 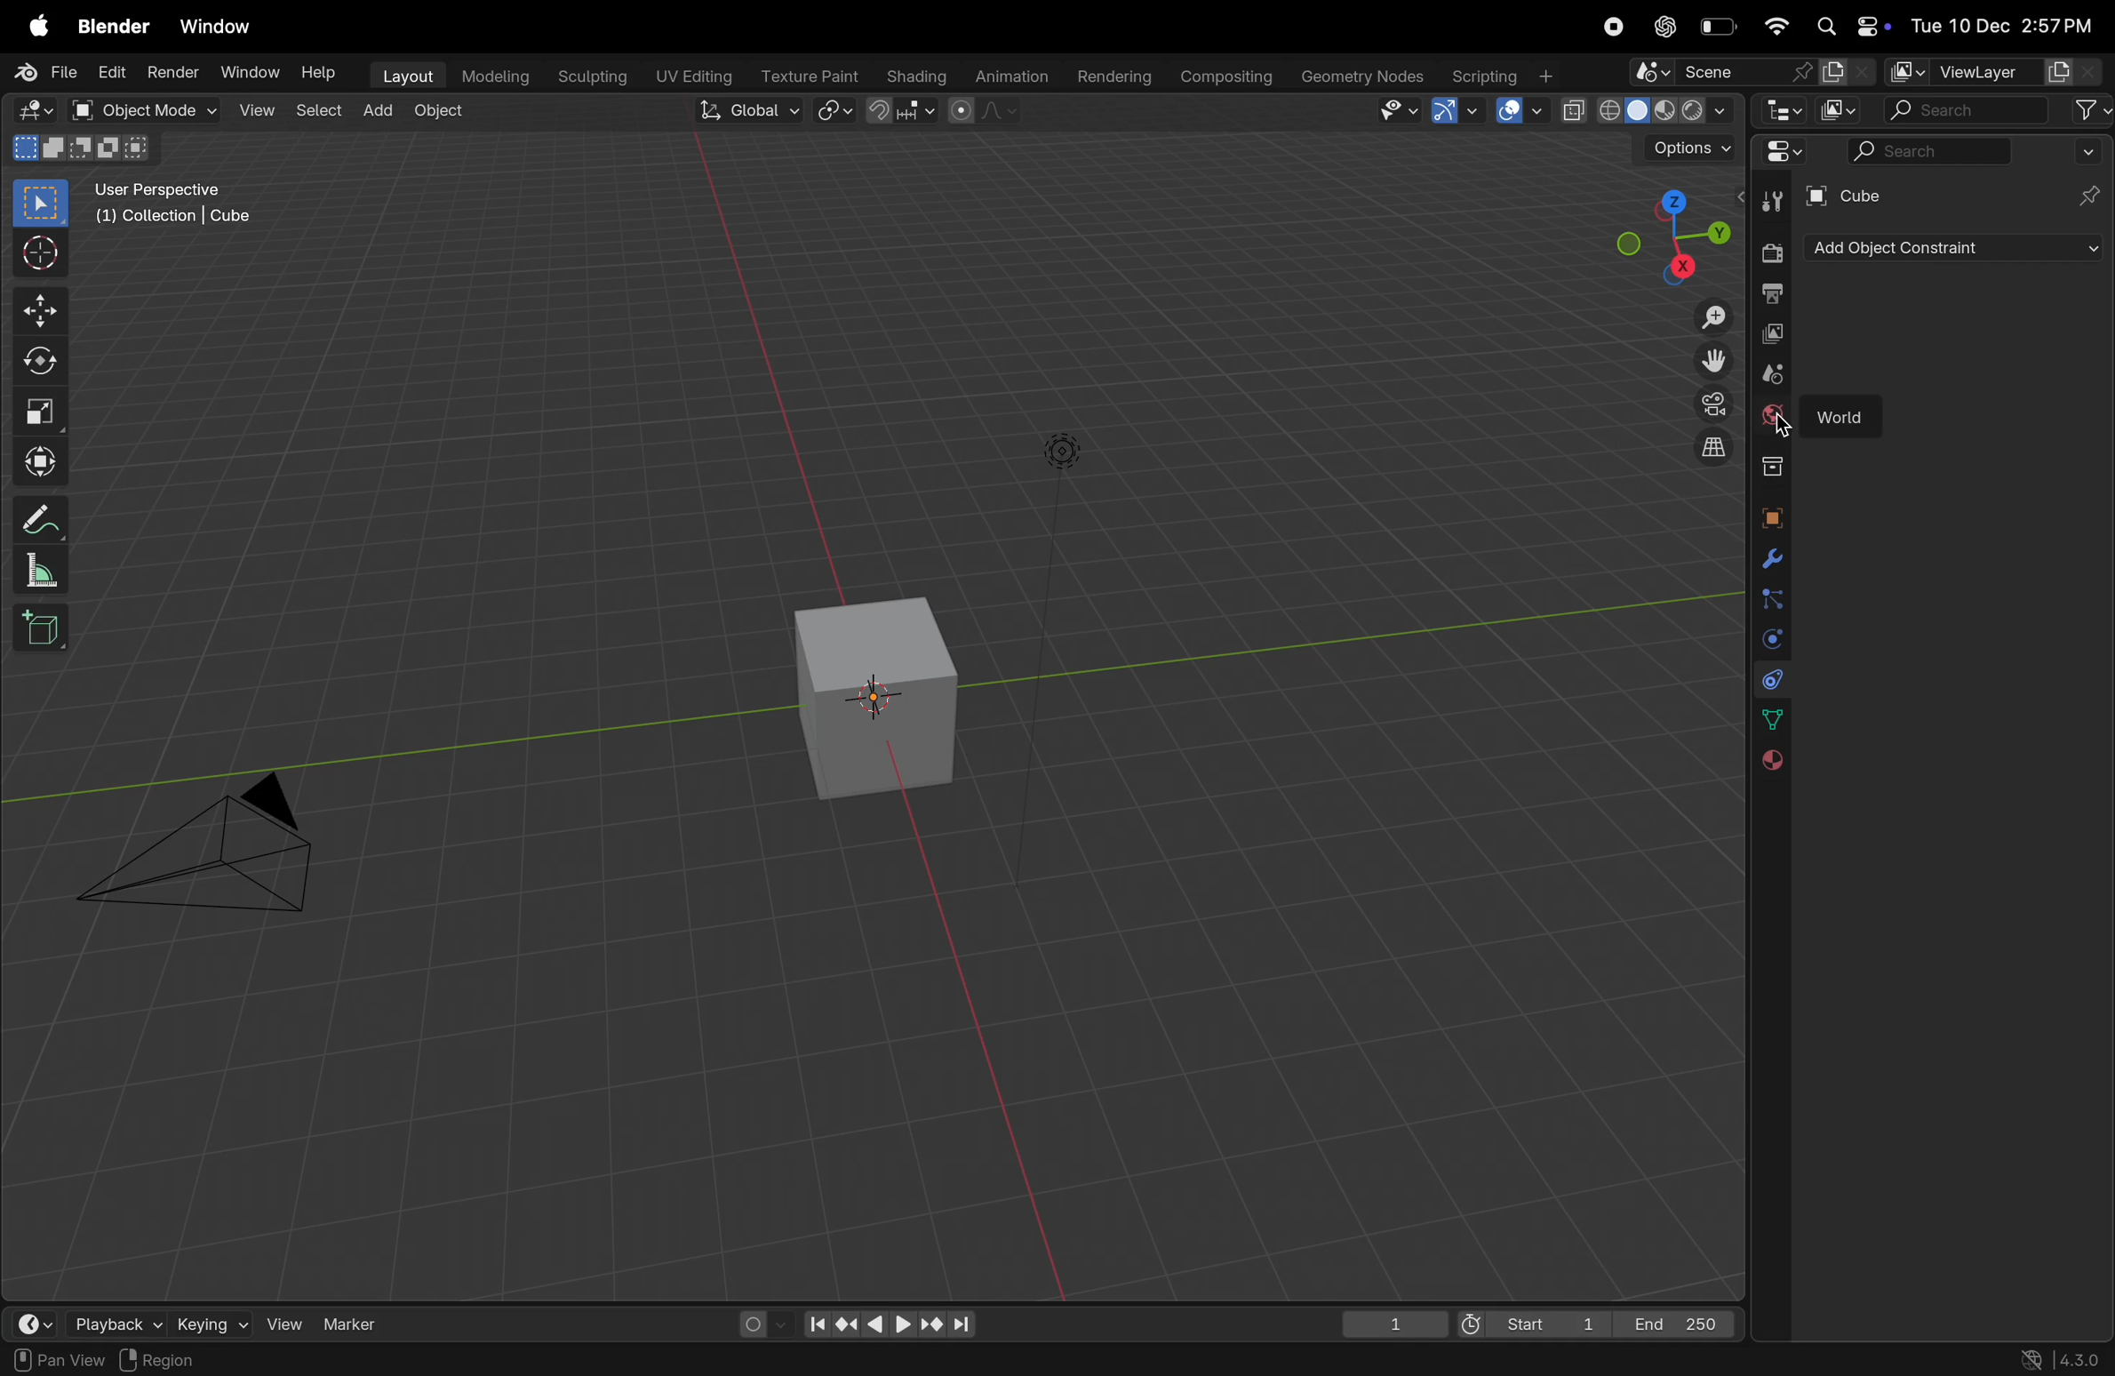 I want to click on Visibility, so click(x=1401, y=112).